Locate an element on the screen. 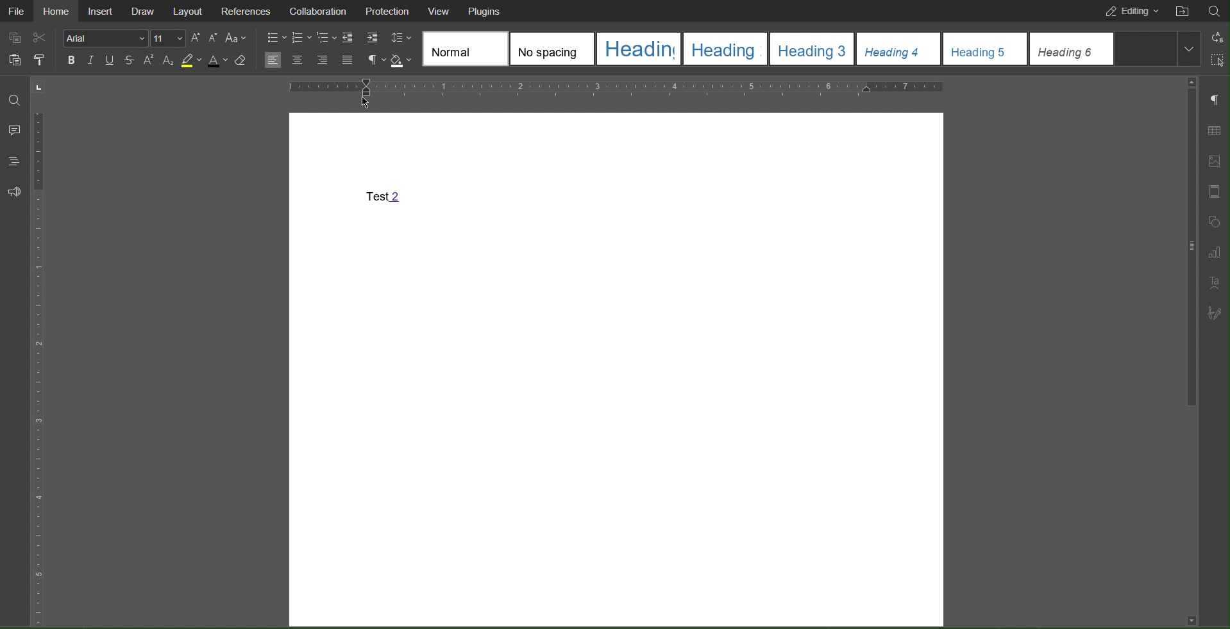 The image size is (1230, 629). Centre Align is located at coordinates (298, 60).